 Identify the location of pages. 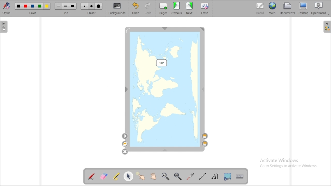
(163, 9).